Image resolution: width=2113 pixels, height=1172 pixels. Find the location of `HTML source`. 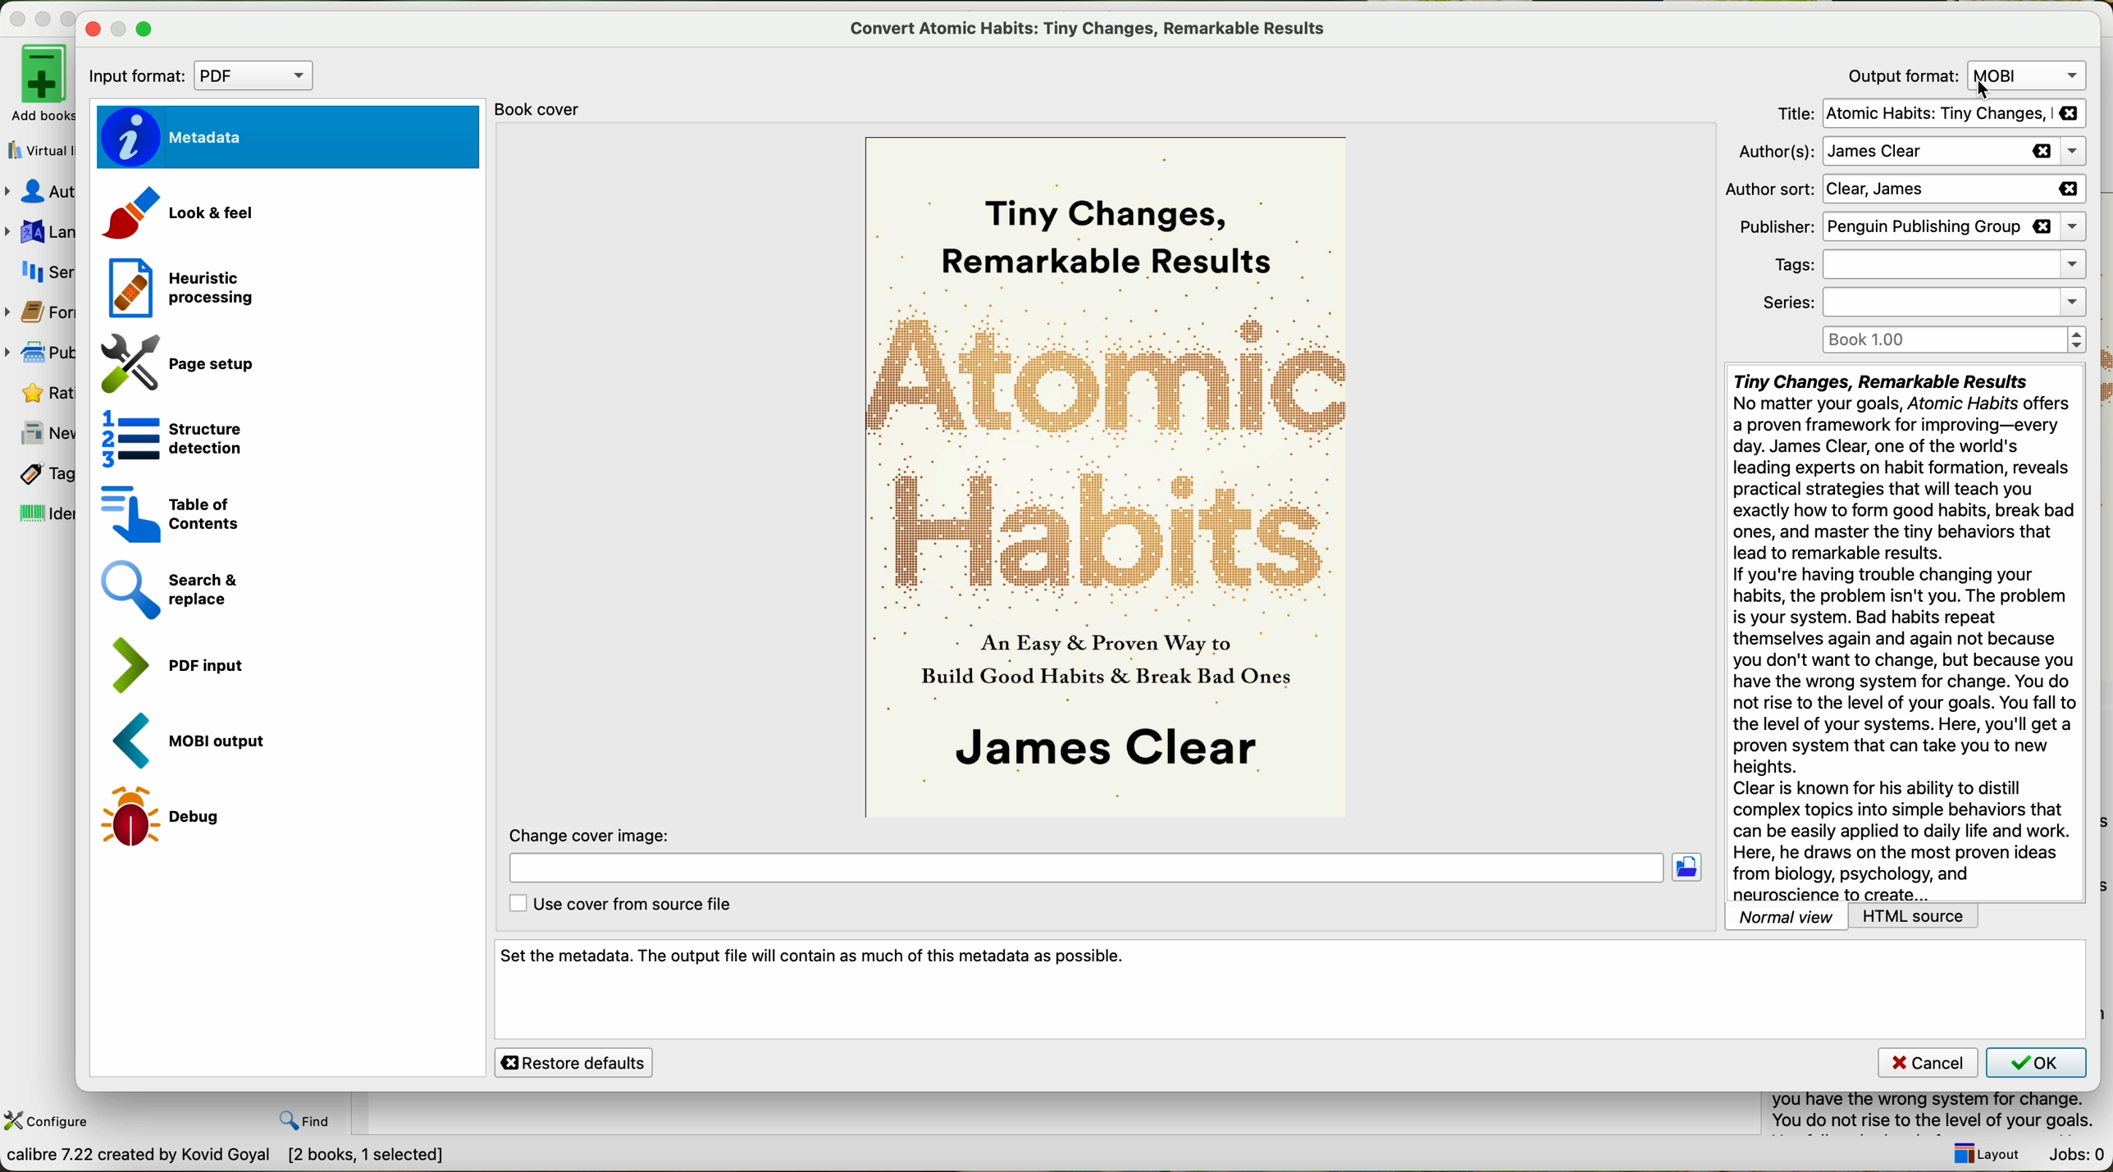

HTML source is located at coordinates (1914, 917).